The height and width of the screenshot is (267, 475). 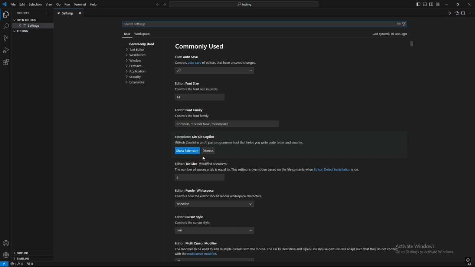 What do you see at coordinates (458, 4) in the screenshot?
I see `resize` at bounding box center [458, 4].